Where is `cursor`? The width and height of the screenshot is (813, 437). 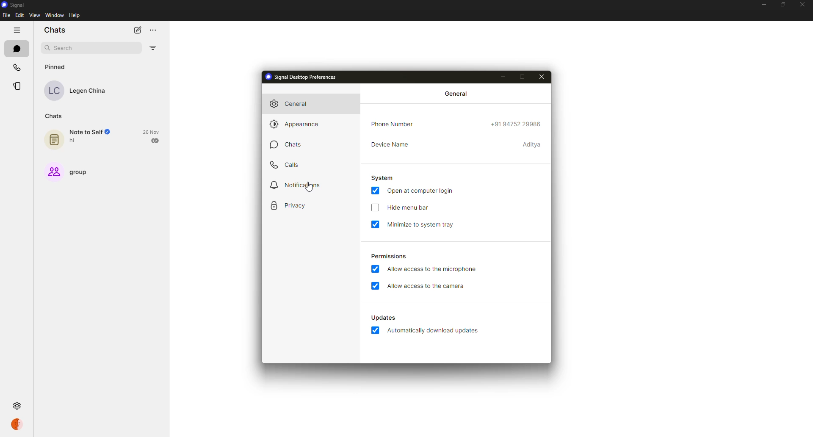
cursor is located at coordinates (309, 187).